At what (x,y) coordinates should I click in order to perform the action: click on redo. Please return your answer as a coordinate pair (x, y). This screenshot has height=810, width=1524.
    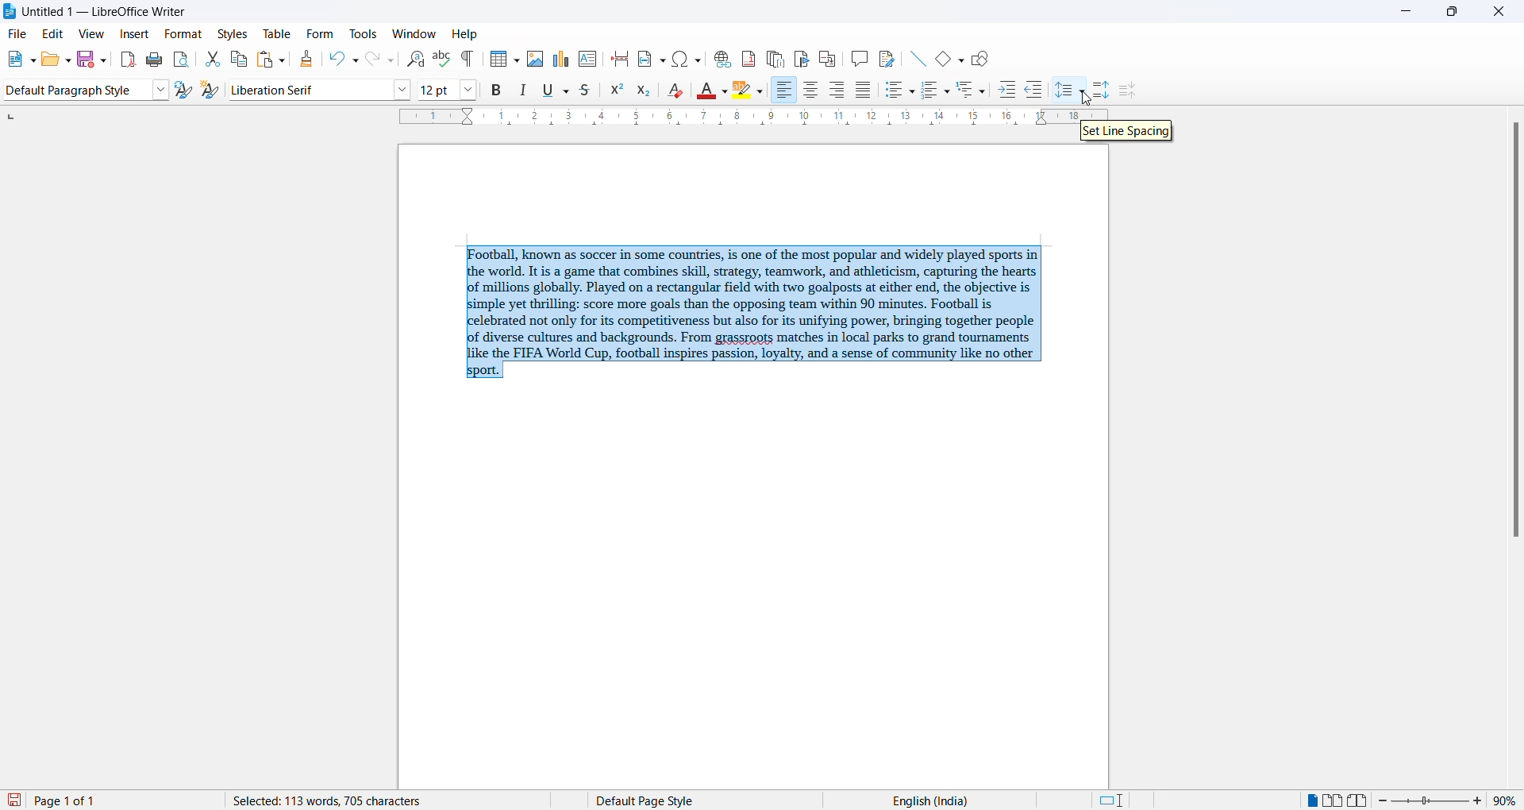
    Looking at the image, I should click on (382, 60).